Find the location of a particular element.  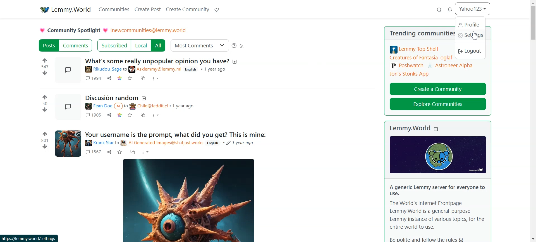

Support Limmy is located at coordinates (216, 9).